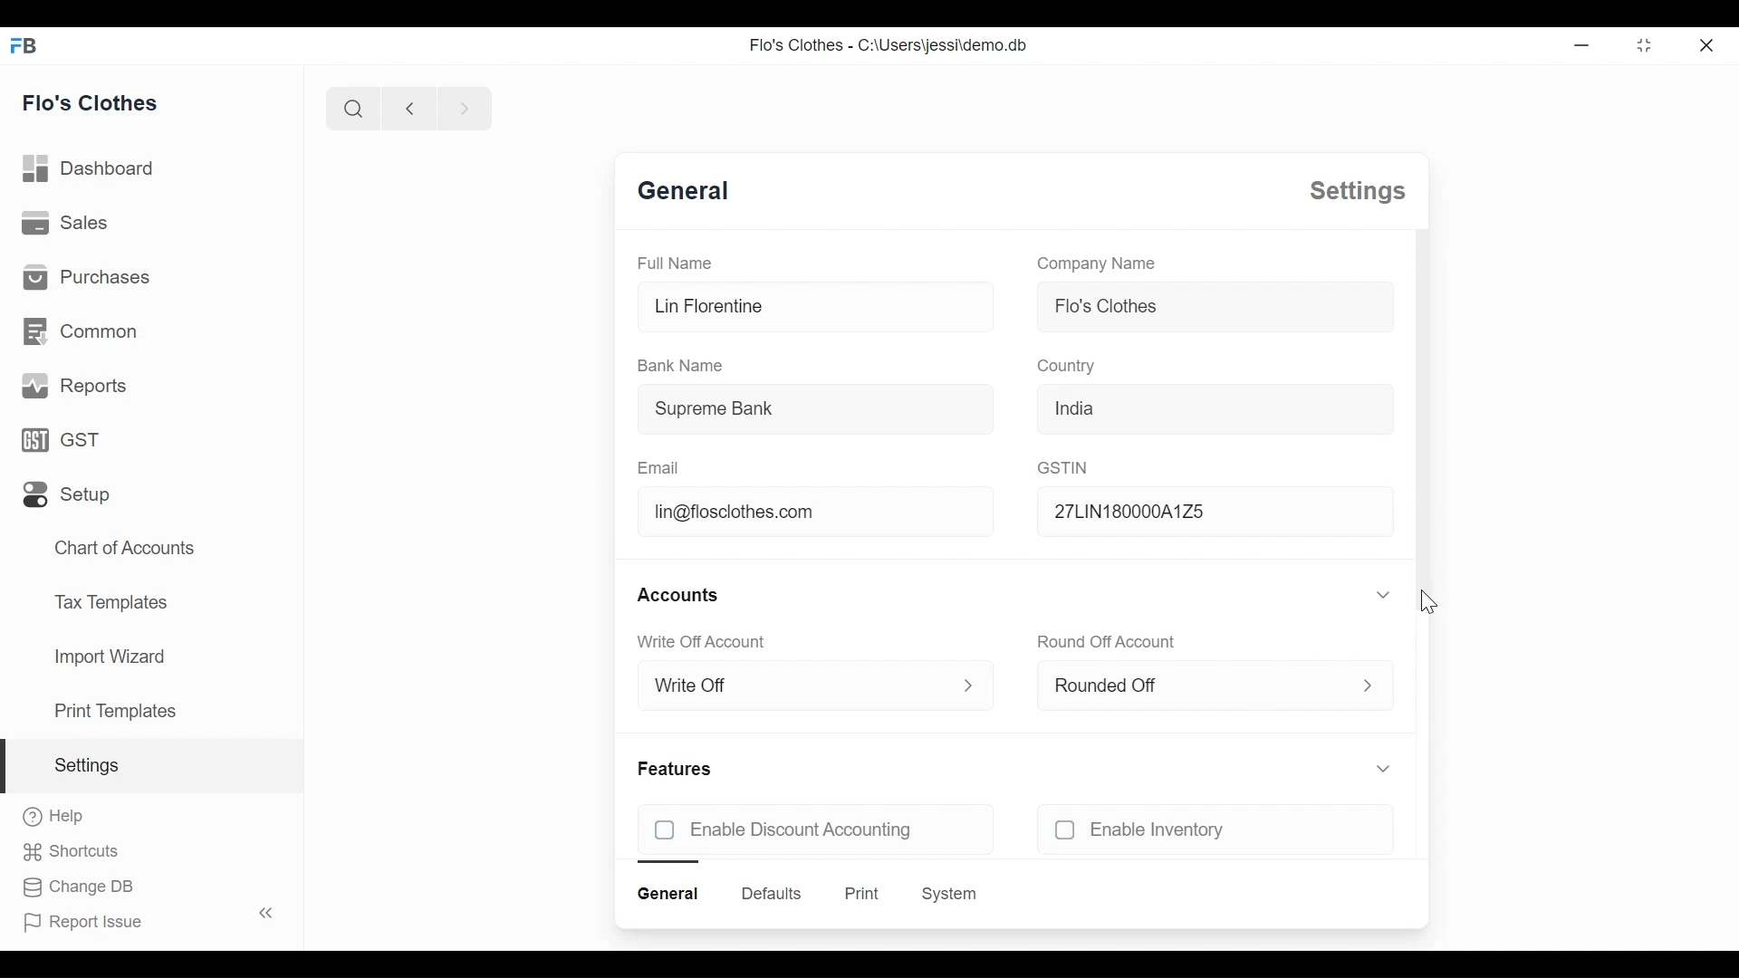 This screenshot has width=1739, height=978. What do you see at coordinates (953, 894) in the screenshot?
I see `System` at bounding box center [953, 894].